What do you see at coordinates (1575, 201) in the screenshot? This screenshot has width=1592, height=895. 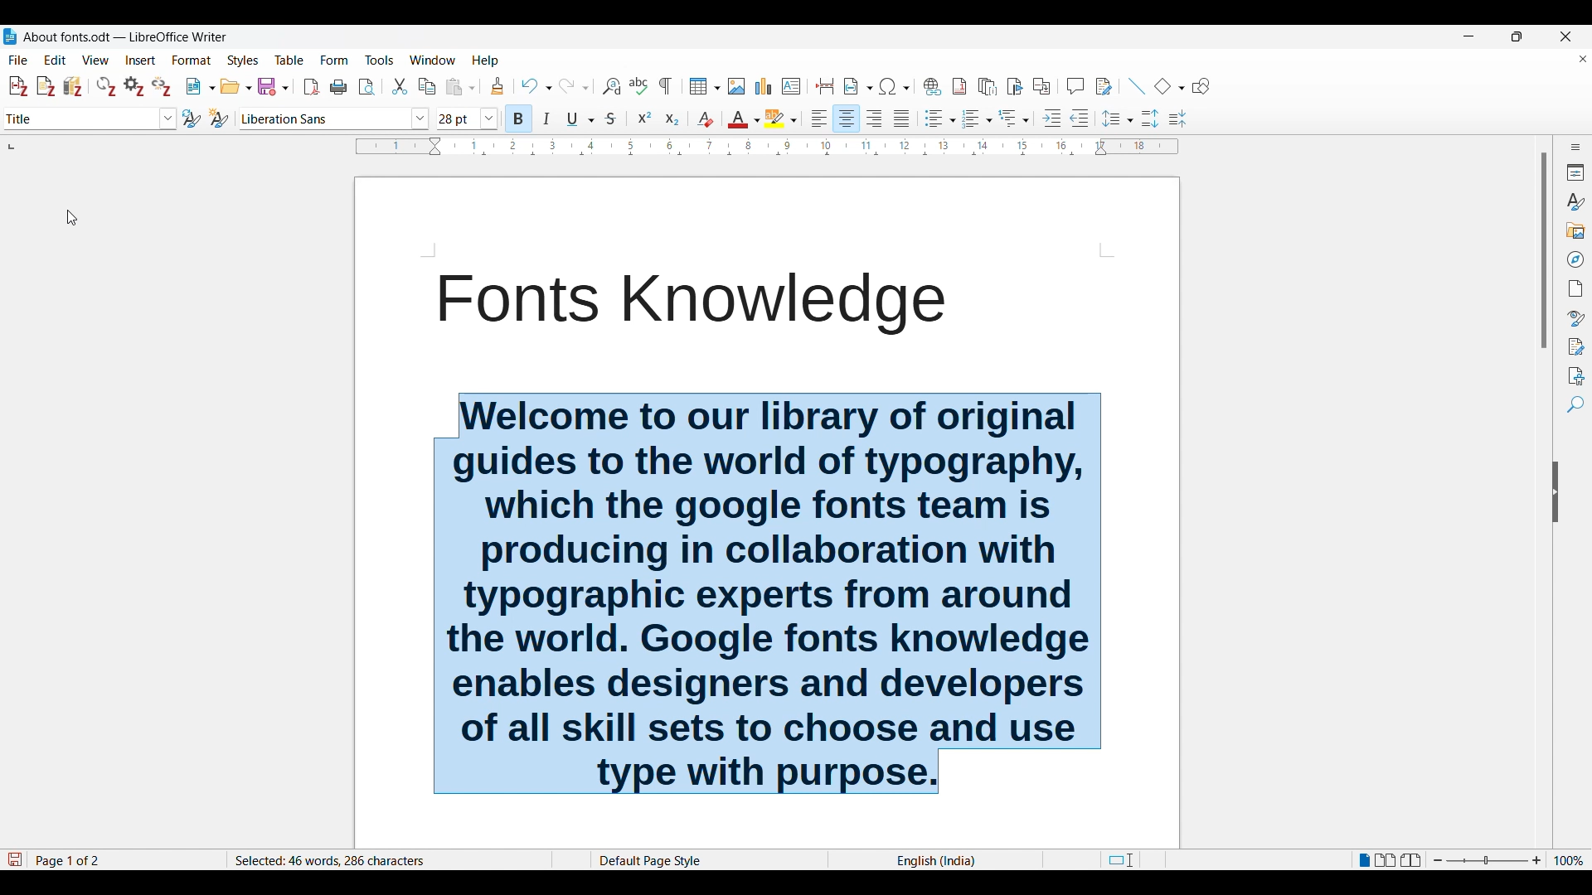 I see `Styles` at bounding box center [1575, 201].